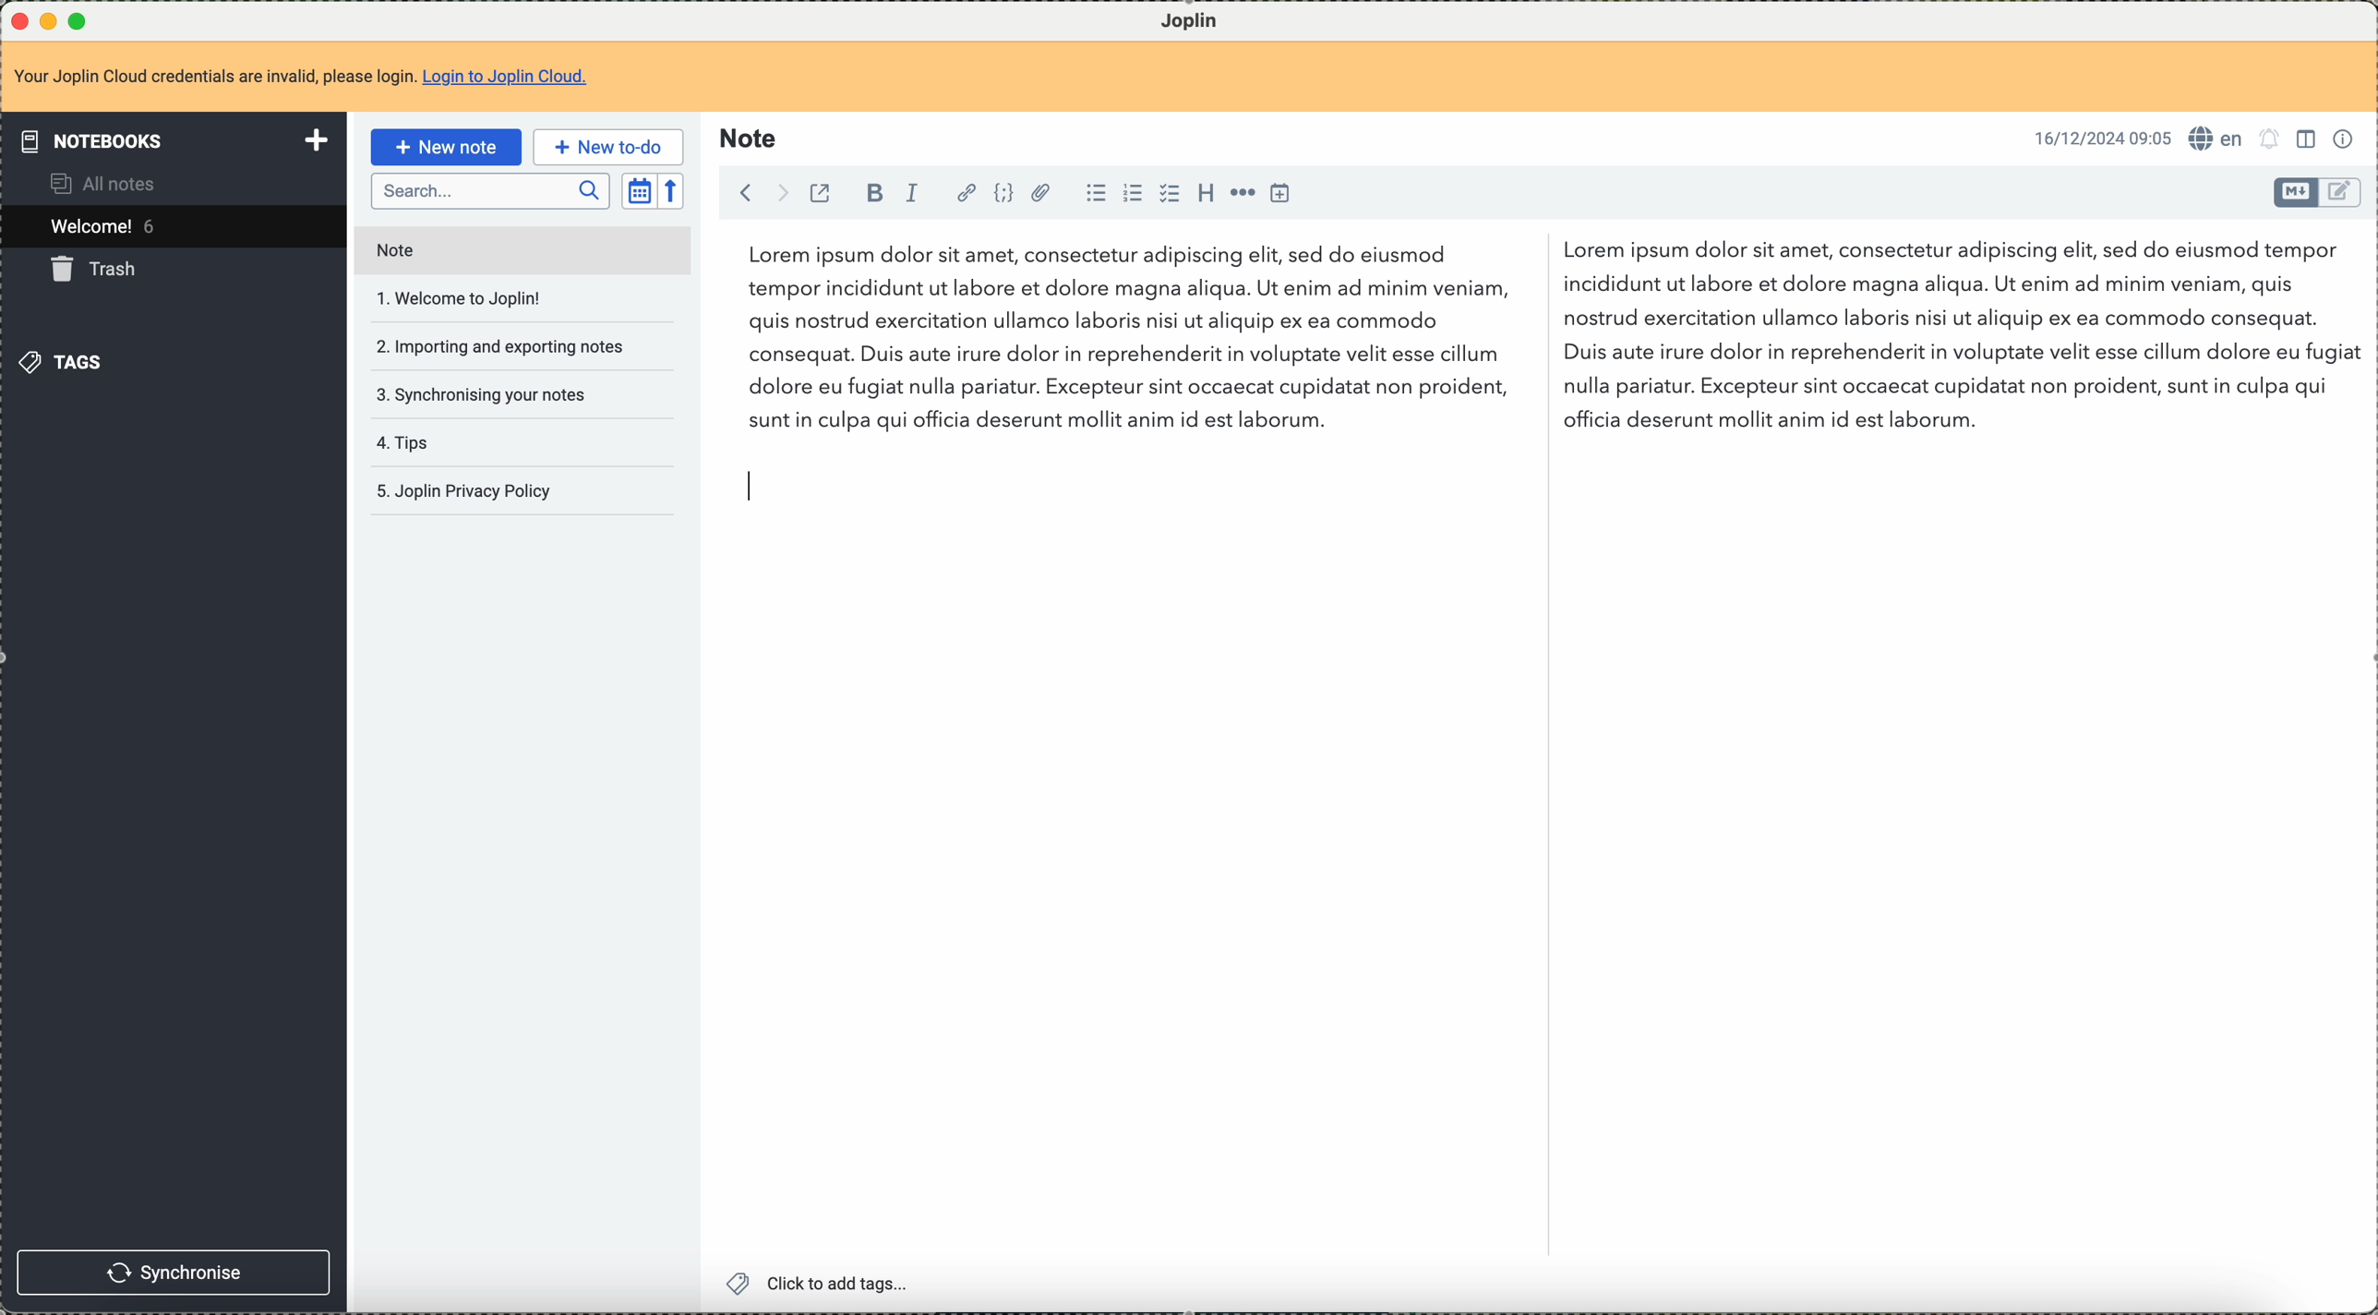  Describe the element at coordinates (100, 272) in the screenshot. I see `trash` at that location.